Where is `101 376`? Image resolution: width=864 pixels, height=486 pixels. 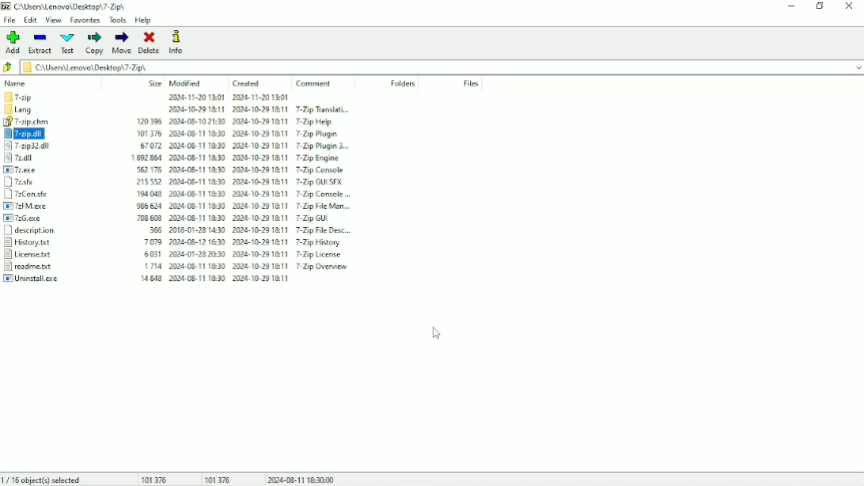 101 376 is located at coordinates (156, 479).